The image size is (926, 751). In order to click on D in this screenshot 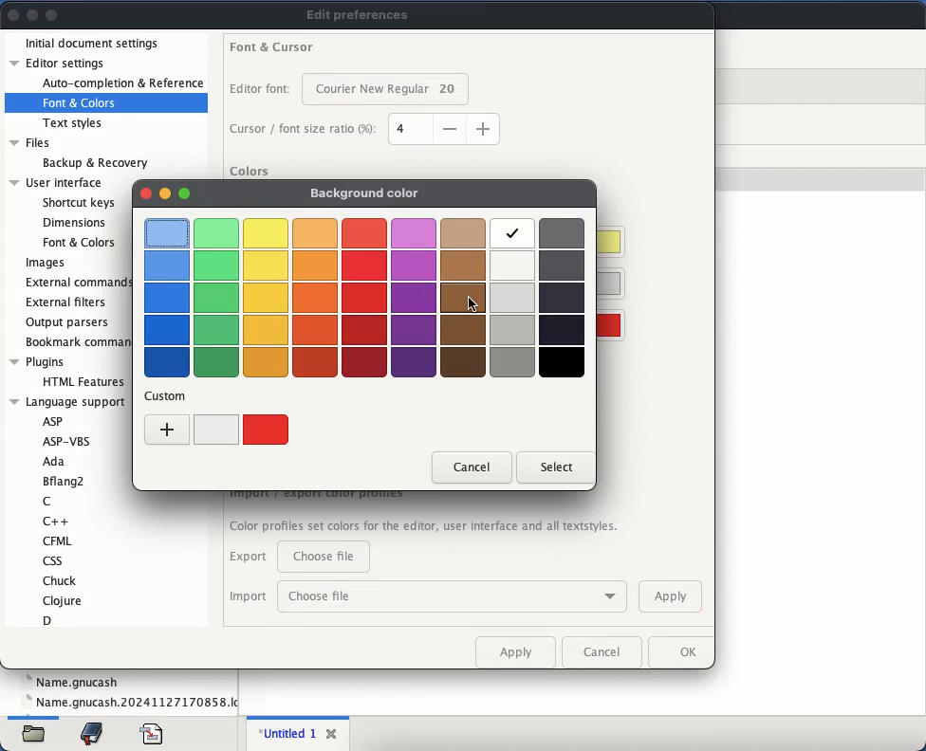, I will do `click(51, 621)`.